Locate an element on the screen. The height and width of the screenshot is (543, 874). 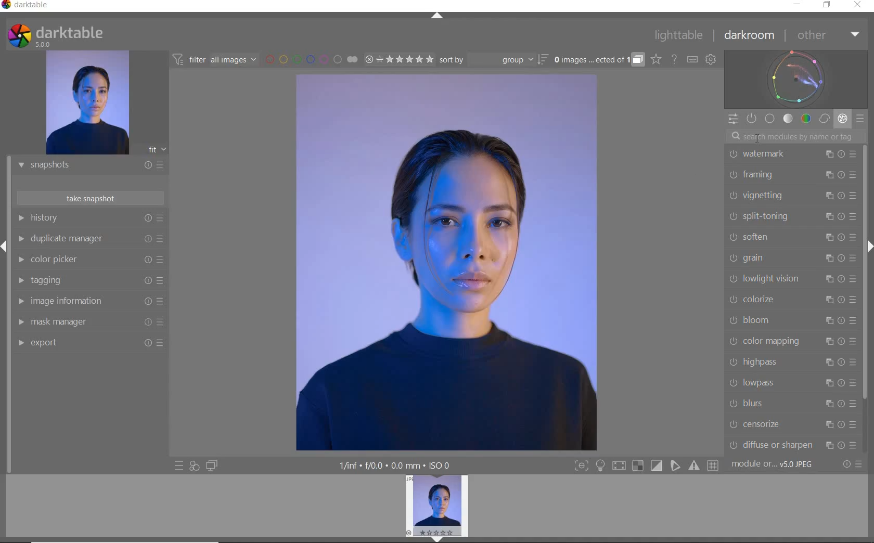
WATERMARK is located at coordinates (792, 153).